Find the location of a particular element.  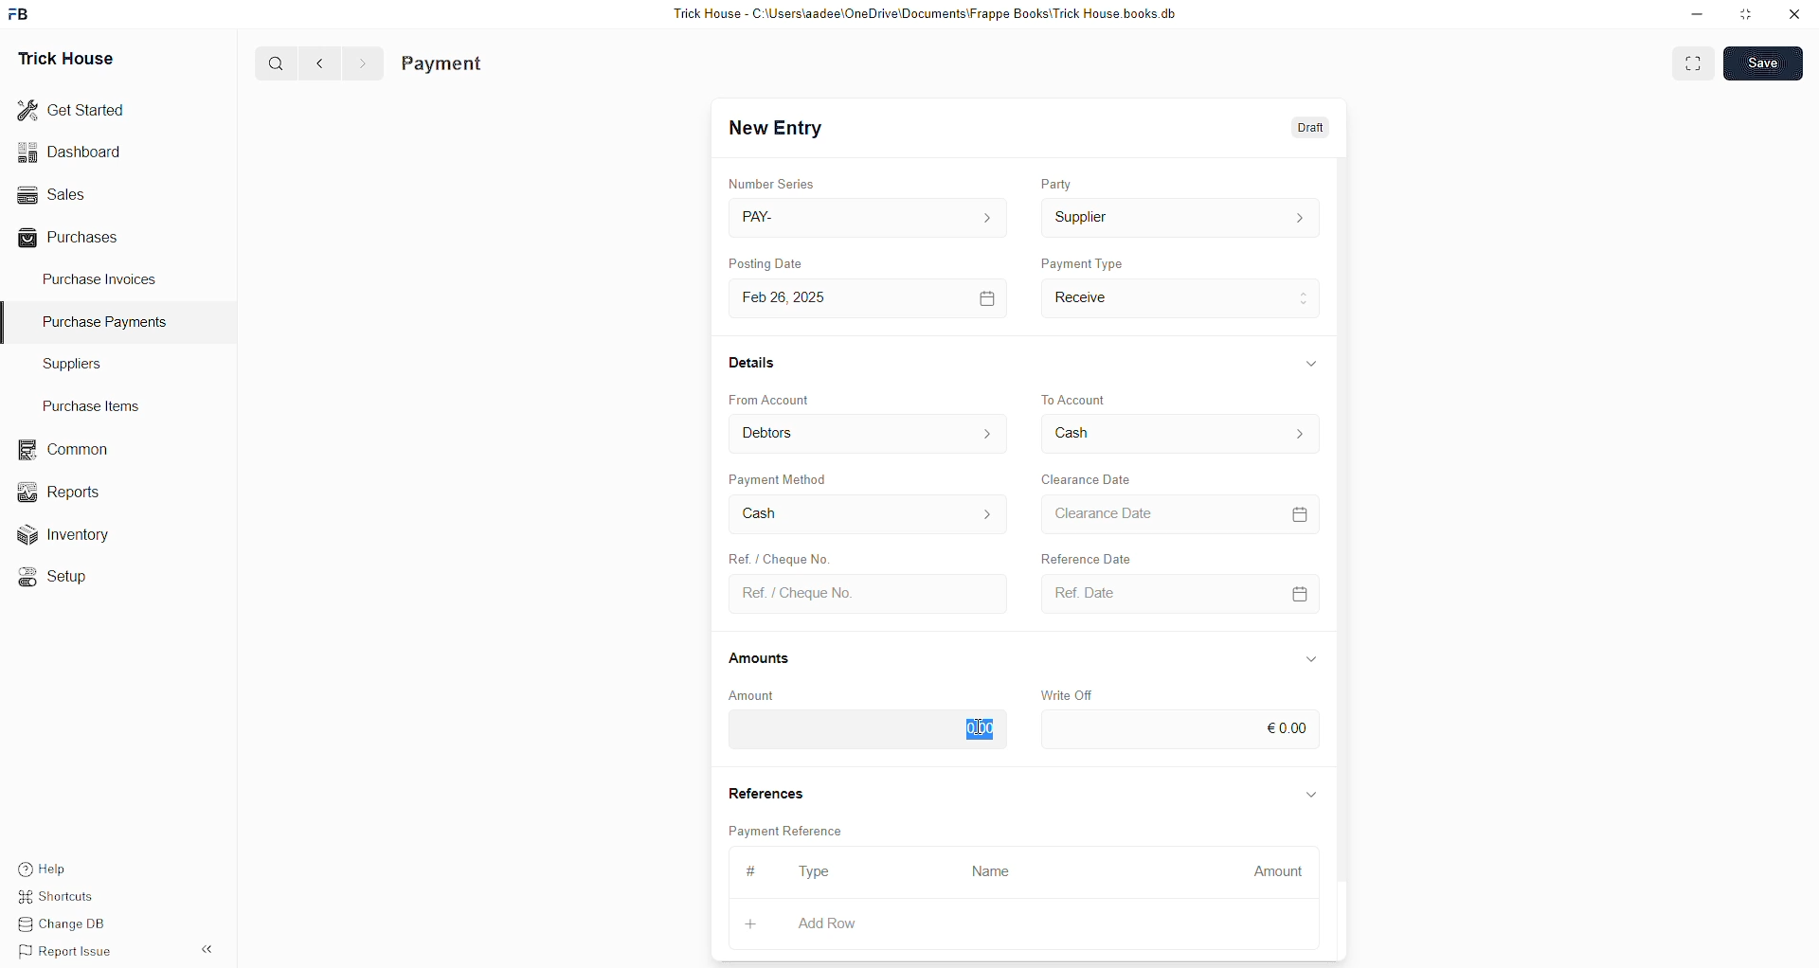

Payment is located at coordinates (445, 63).